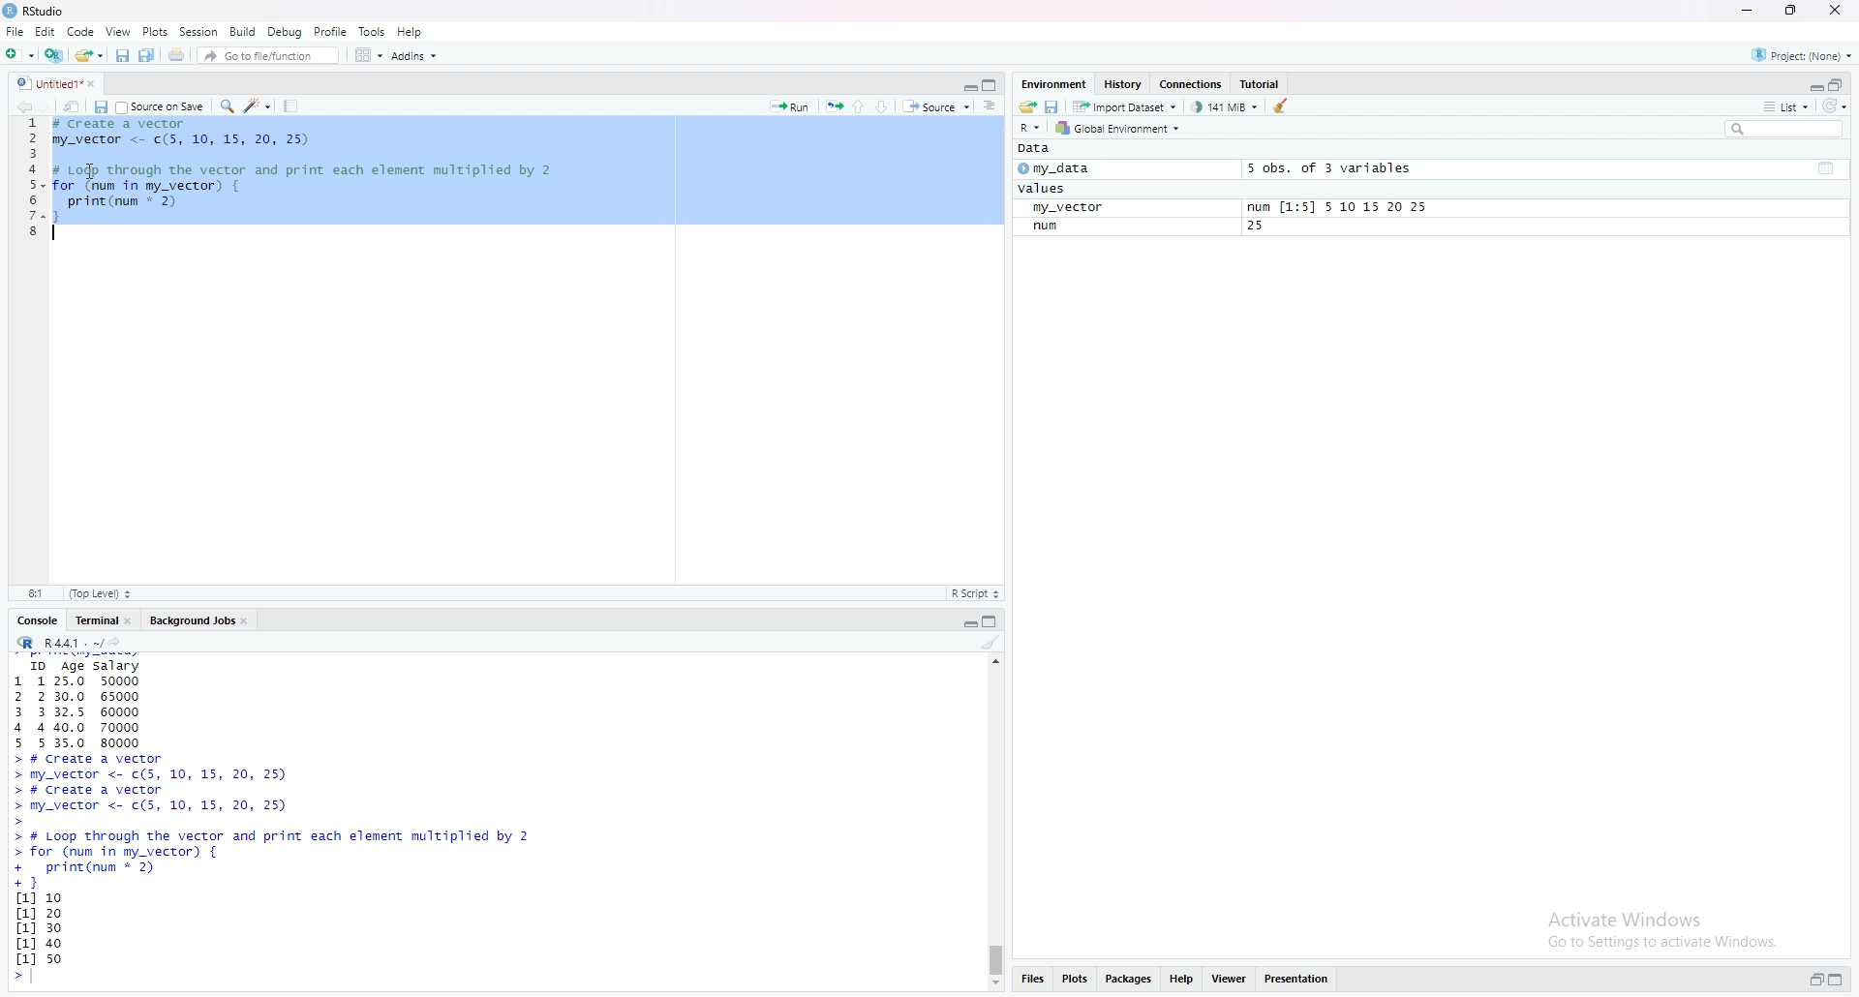  What do you see at coordinates (55, 233) in the screenshot?
I see `text cursor` at bounding box center [55, 233].